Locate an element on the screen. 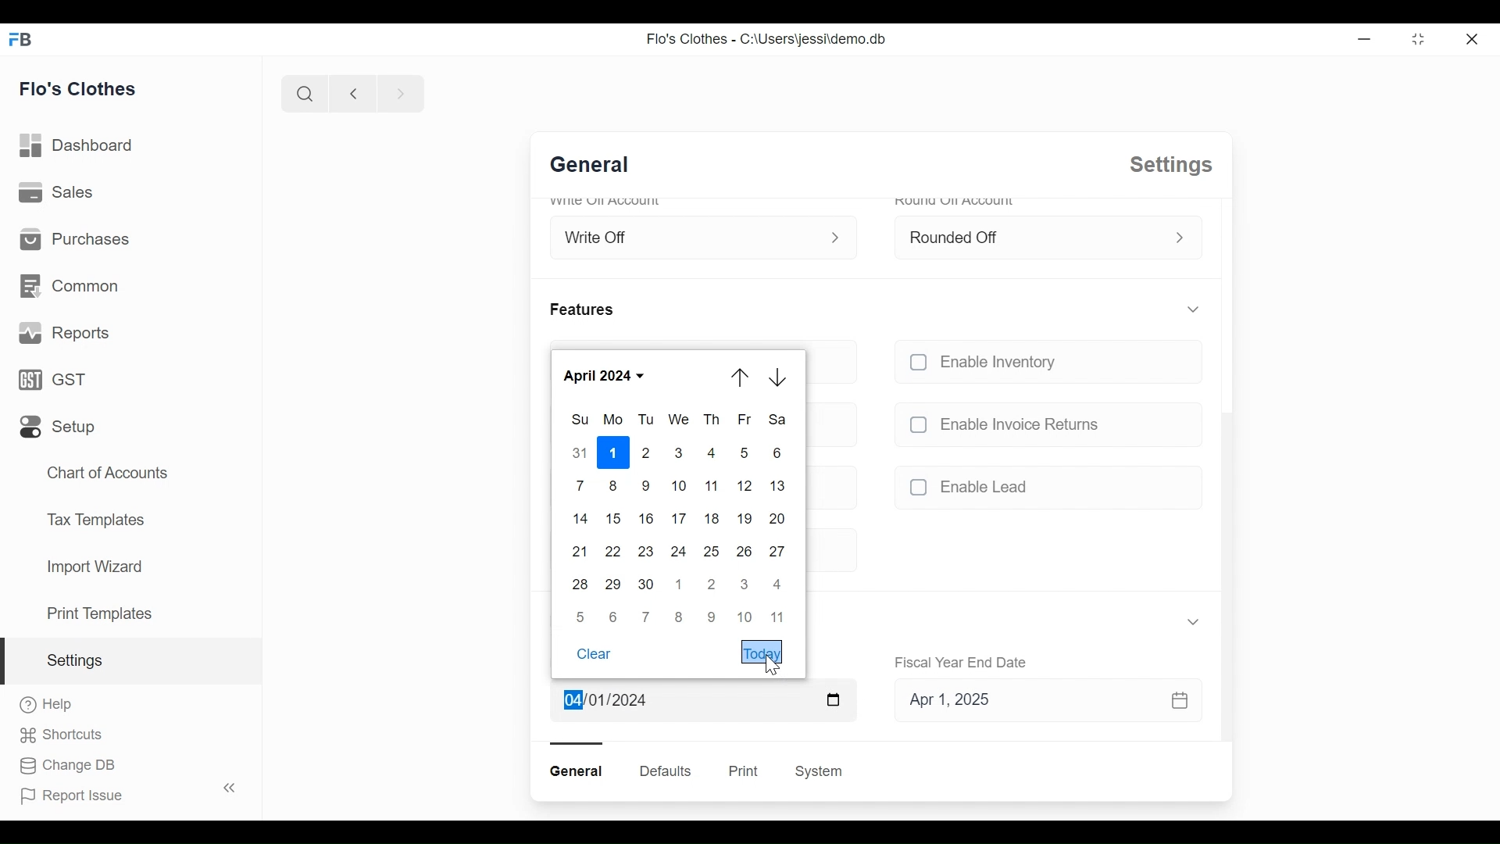 Image resolution: width=1500 pixels, height=844 pixels. 5 is located at coordinates (745, 453).